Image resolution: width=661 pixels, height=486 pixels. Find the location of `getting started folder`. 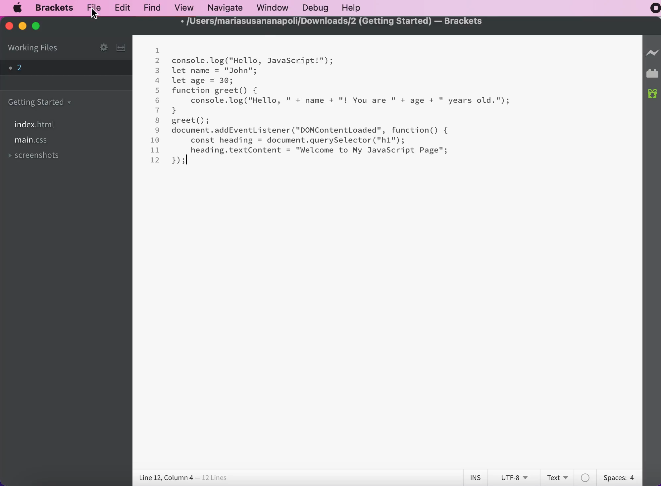

getting started folder is located at coordinates (41, 102).